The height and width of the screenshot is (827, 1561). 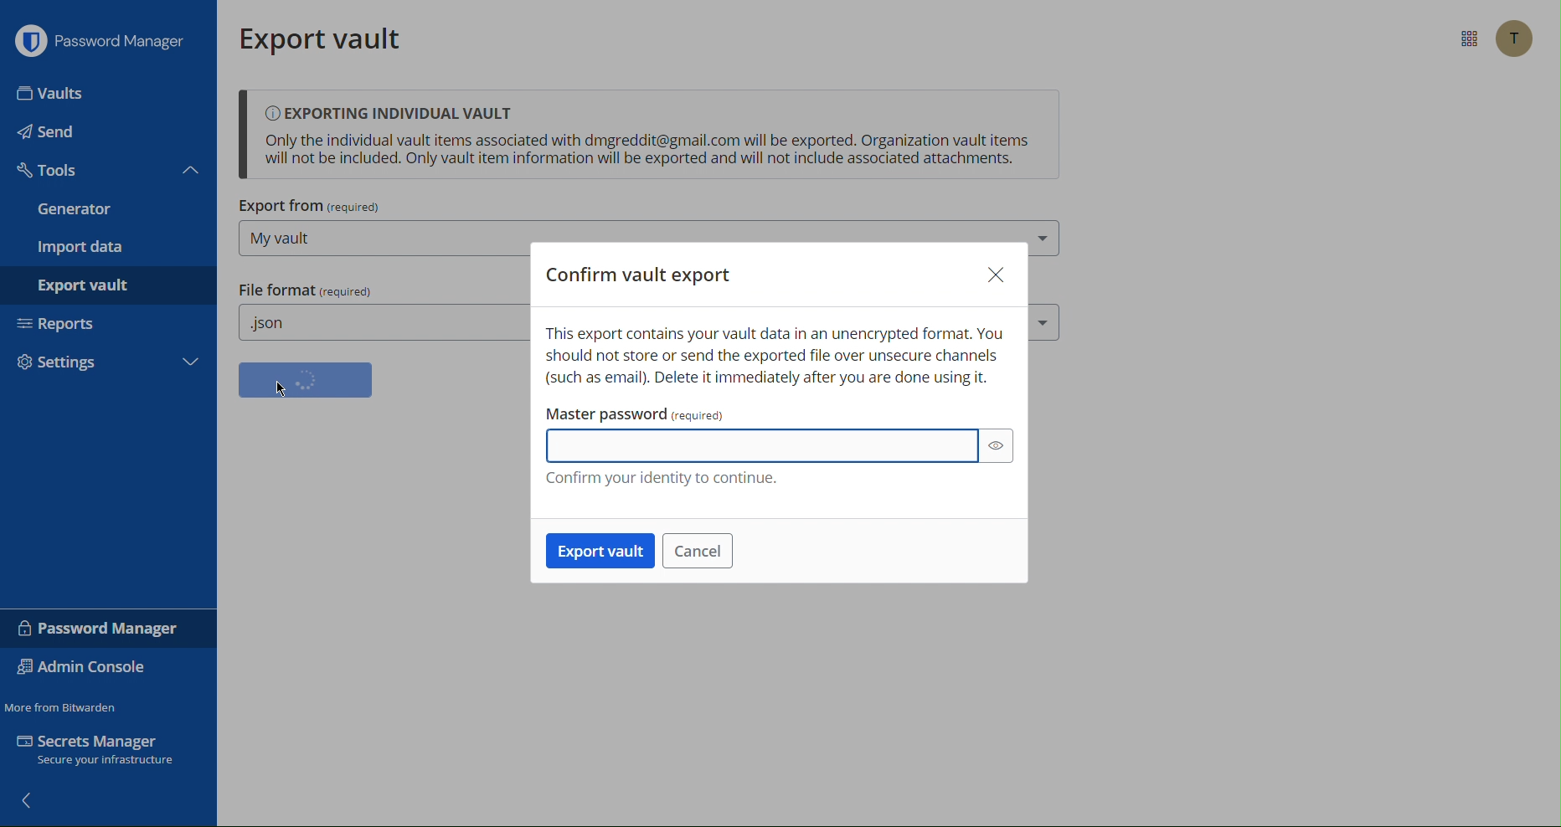 I want to click on File Format, so click(x=305, y=290).